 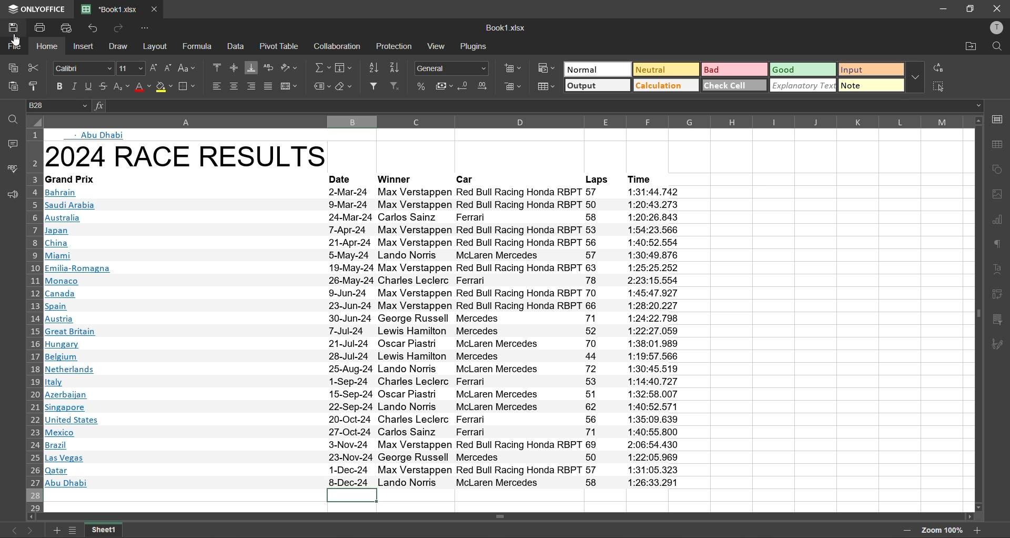 What do you see at coordinates (9, 168) in the screenshot?
I see `spellcheck` at bounding box center [9, 168].